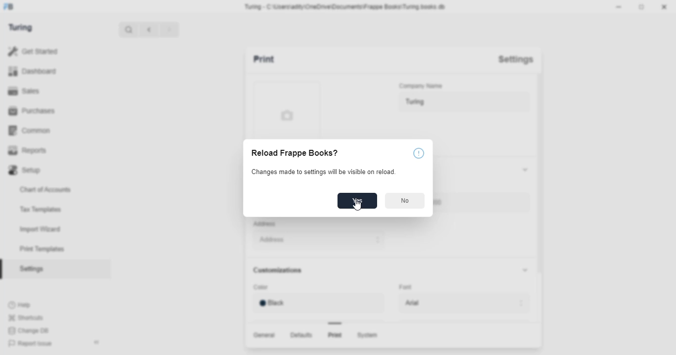  What do you see at coordinates (347, 7) in the screenshot?
I see `Turing - C:\Users\adity\OneDrive\Documents\Frappe Books\Turing books. db` at bounding box center [347, 7].